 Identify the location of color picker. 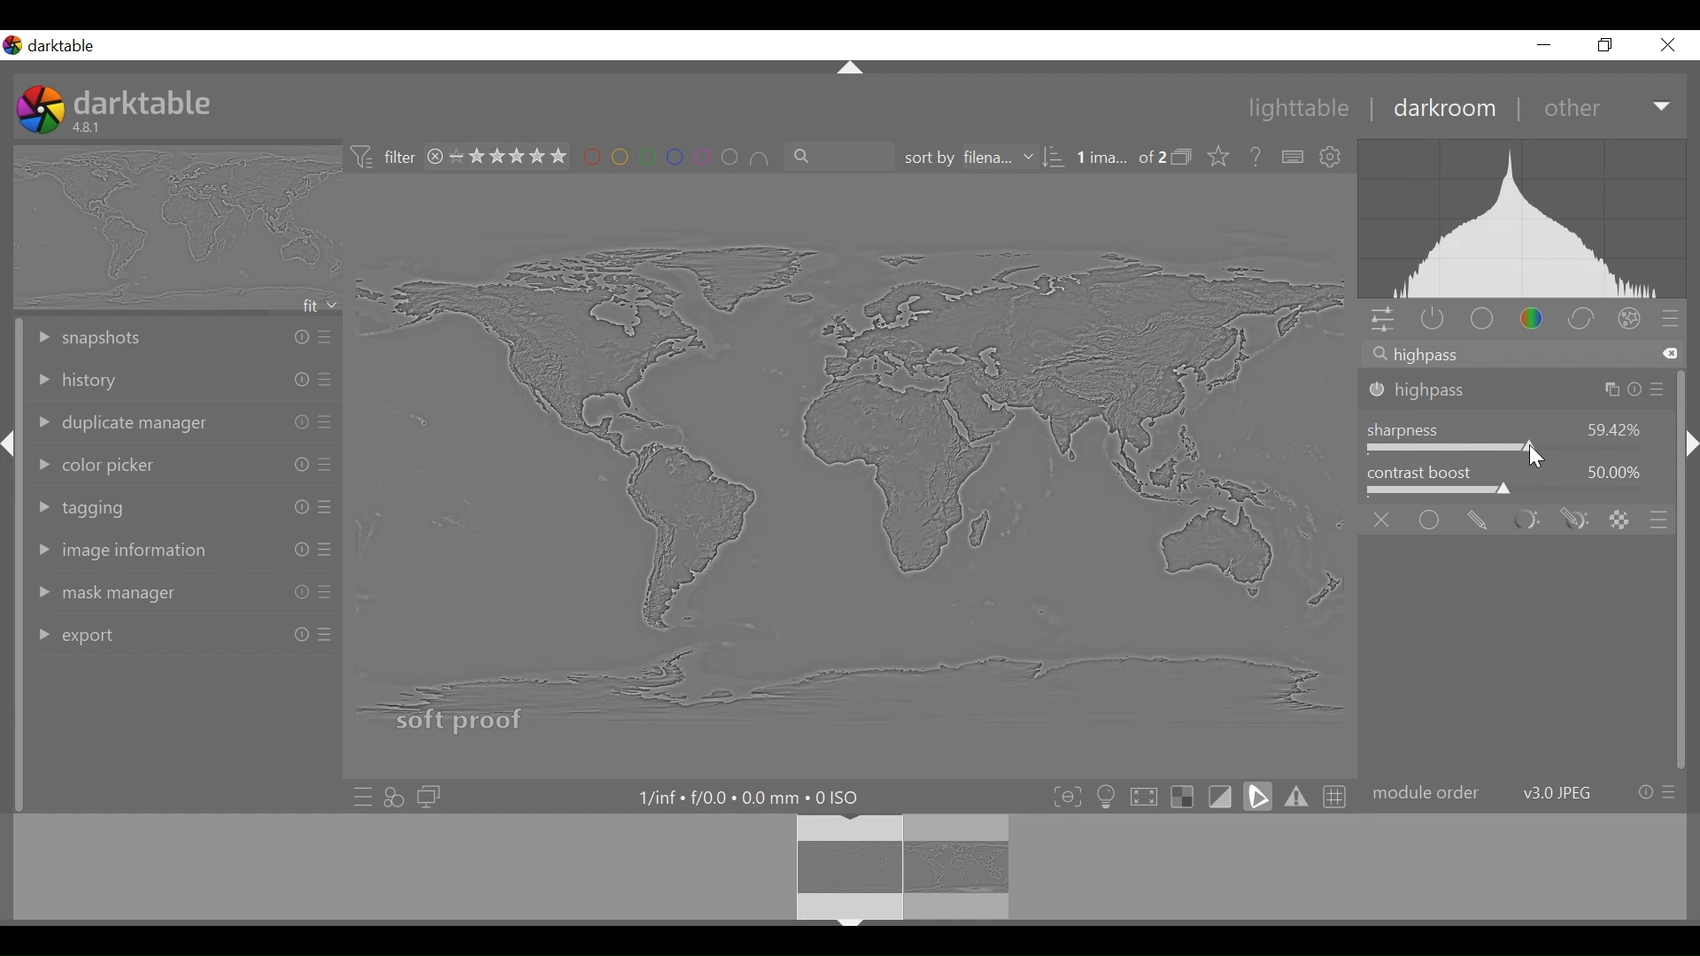
(182, 461).